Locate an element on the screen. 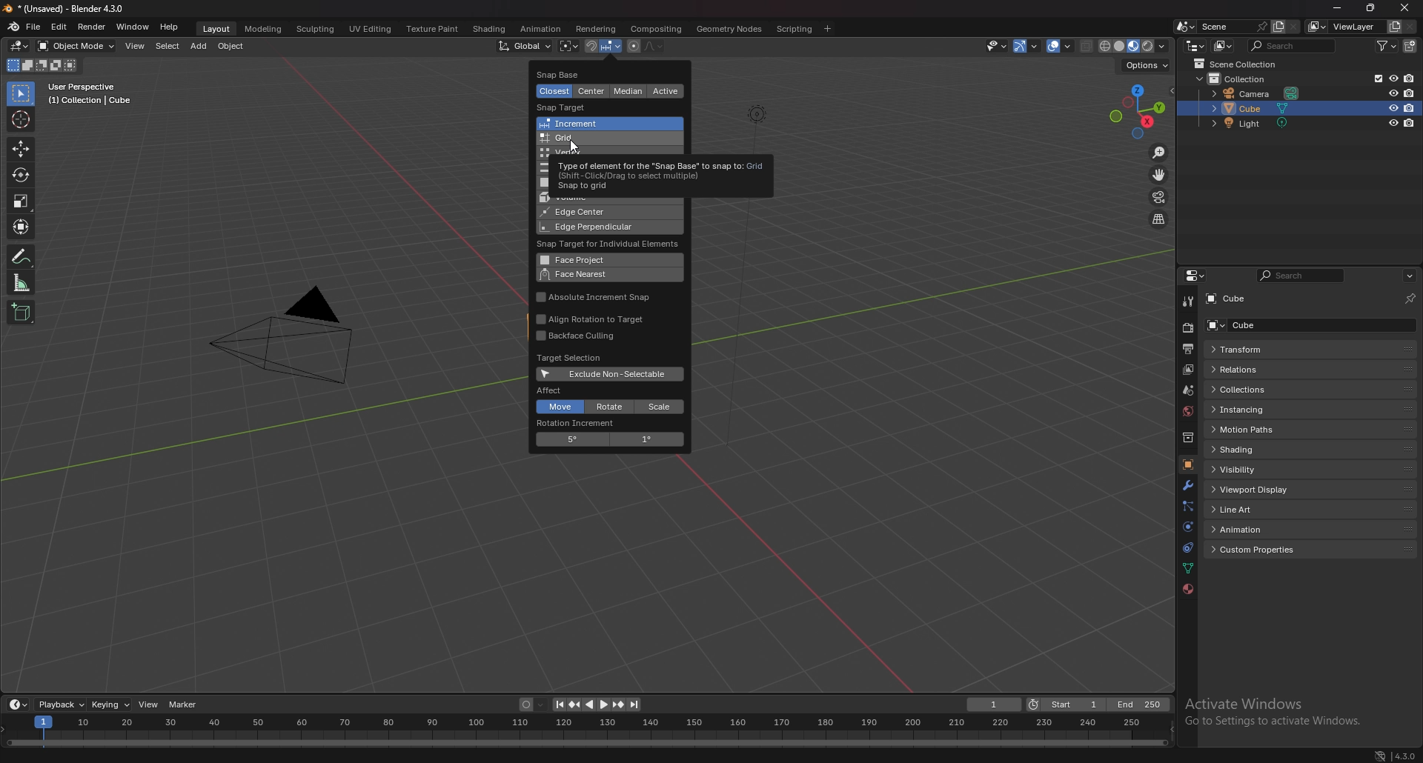 Image resolution: width=1423 pixels, height=763 pixels. collections is located at coordinates (1257, 390).